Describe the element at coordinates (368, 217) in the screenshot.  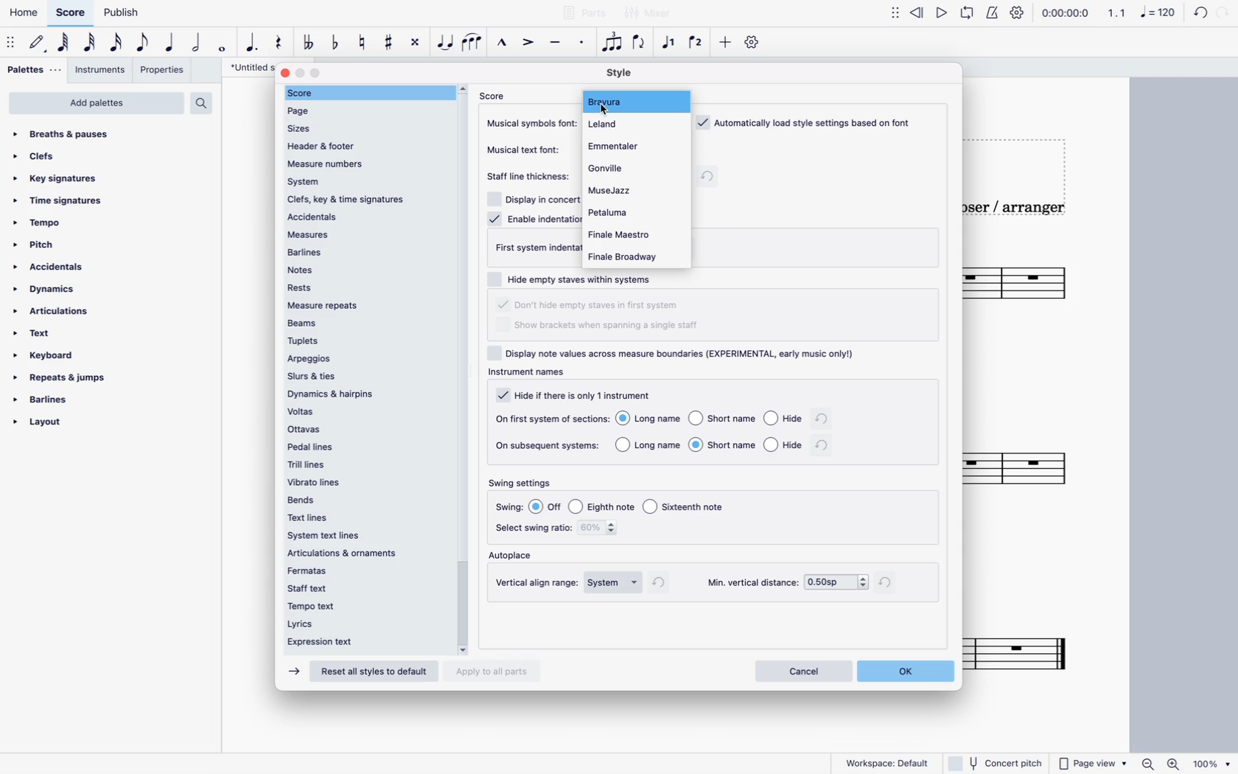
I see `accidentals` at that location.